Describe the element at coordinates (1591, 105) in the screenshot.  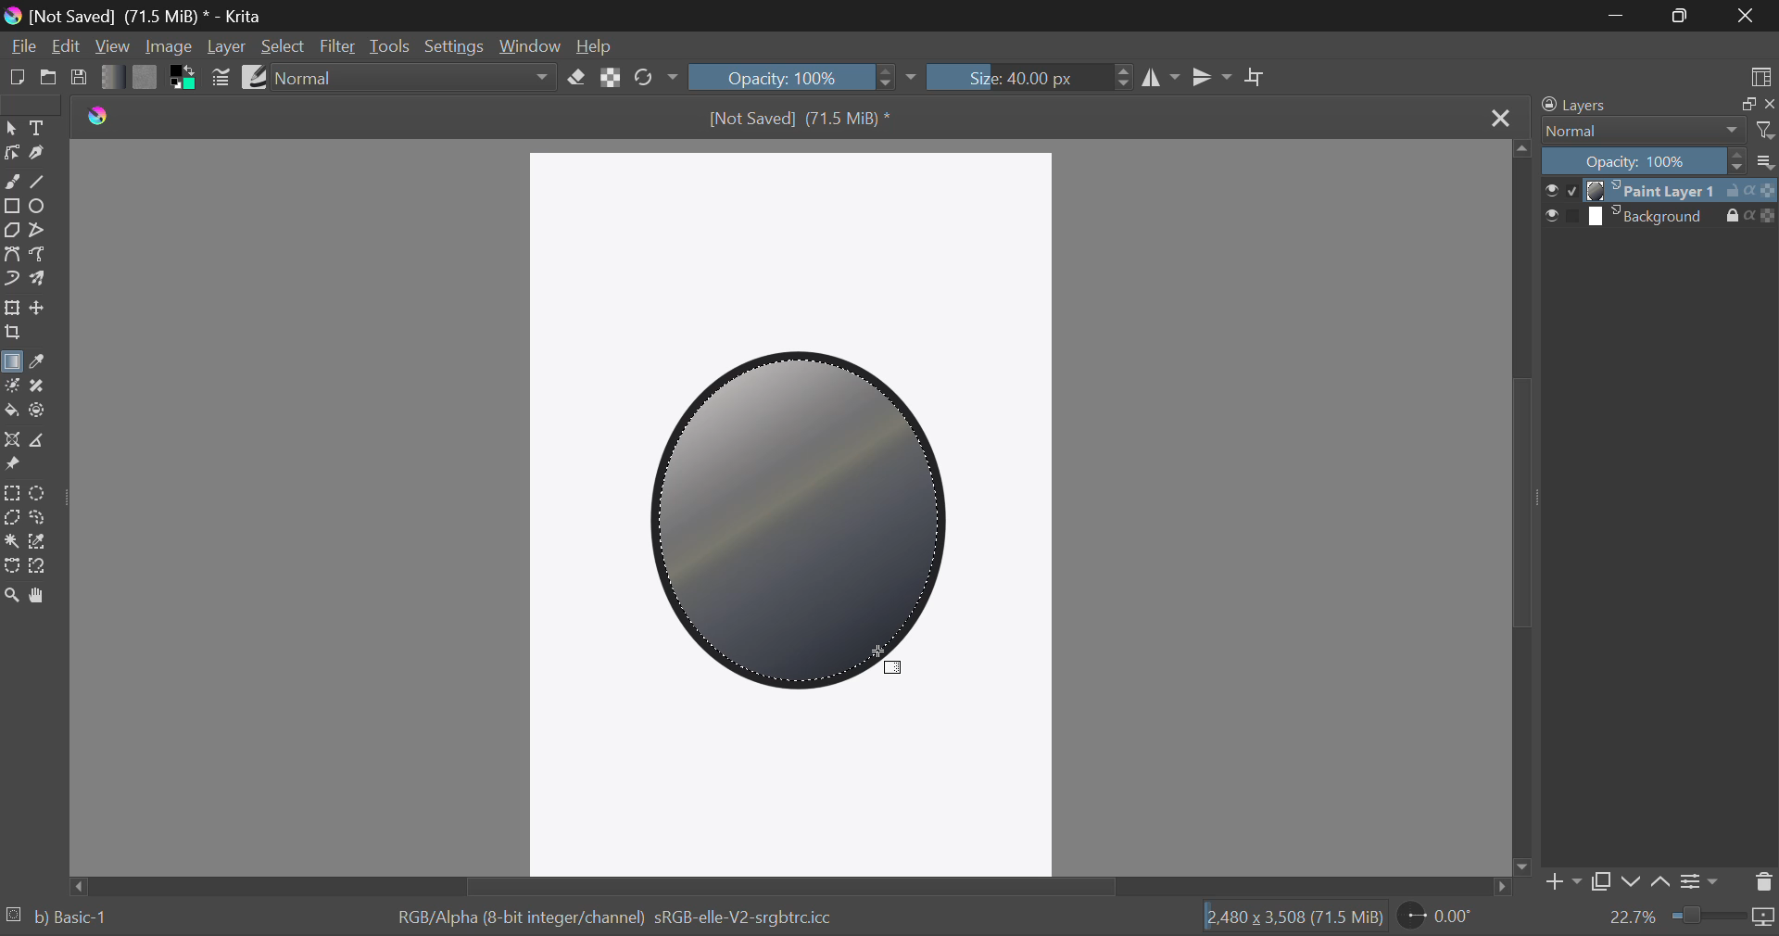
I see `Layers Docker` at that location.